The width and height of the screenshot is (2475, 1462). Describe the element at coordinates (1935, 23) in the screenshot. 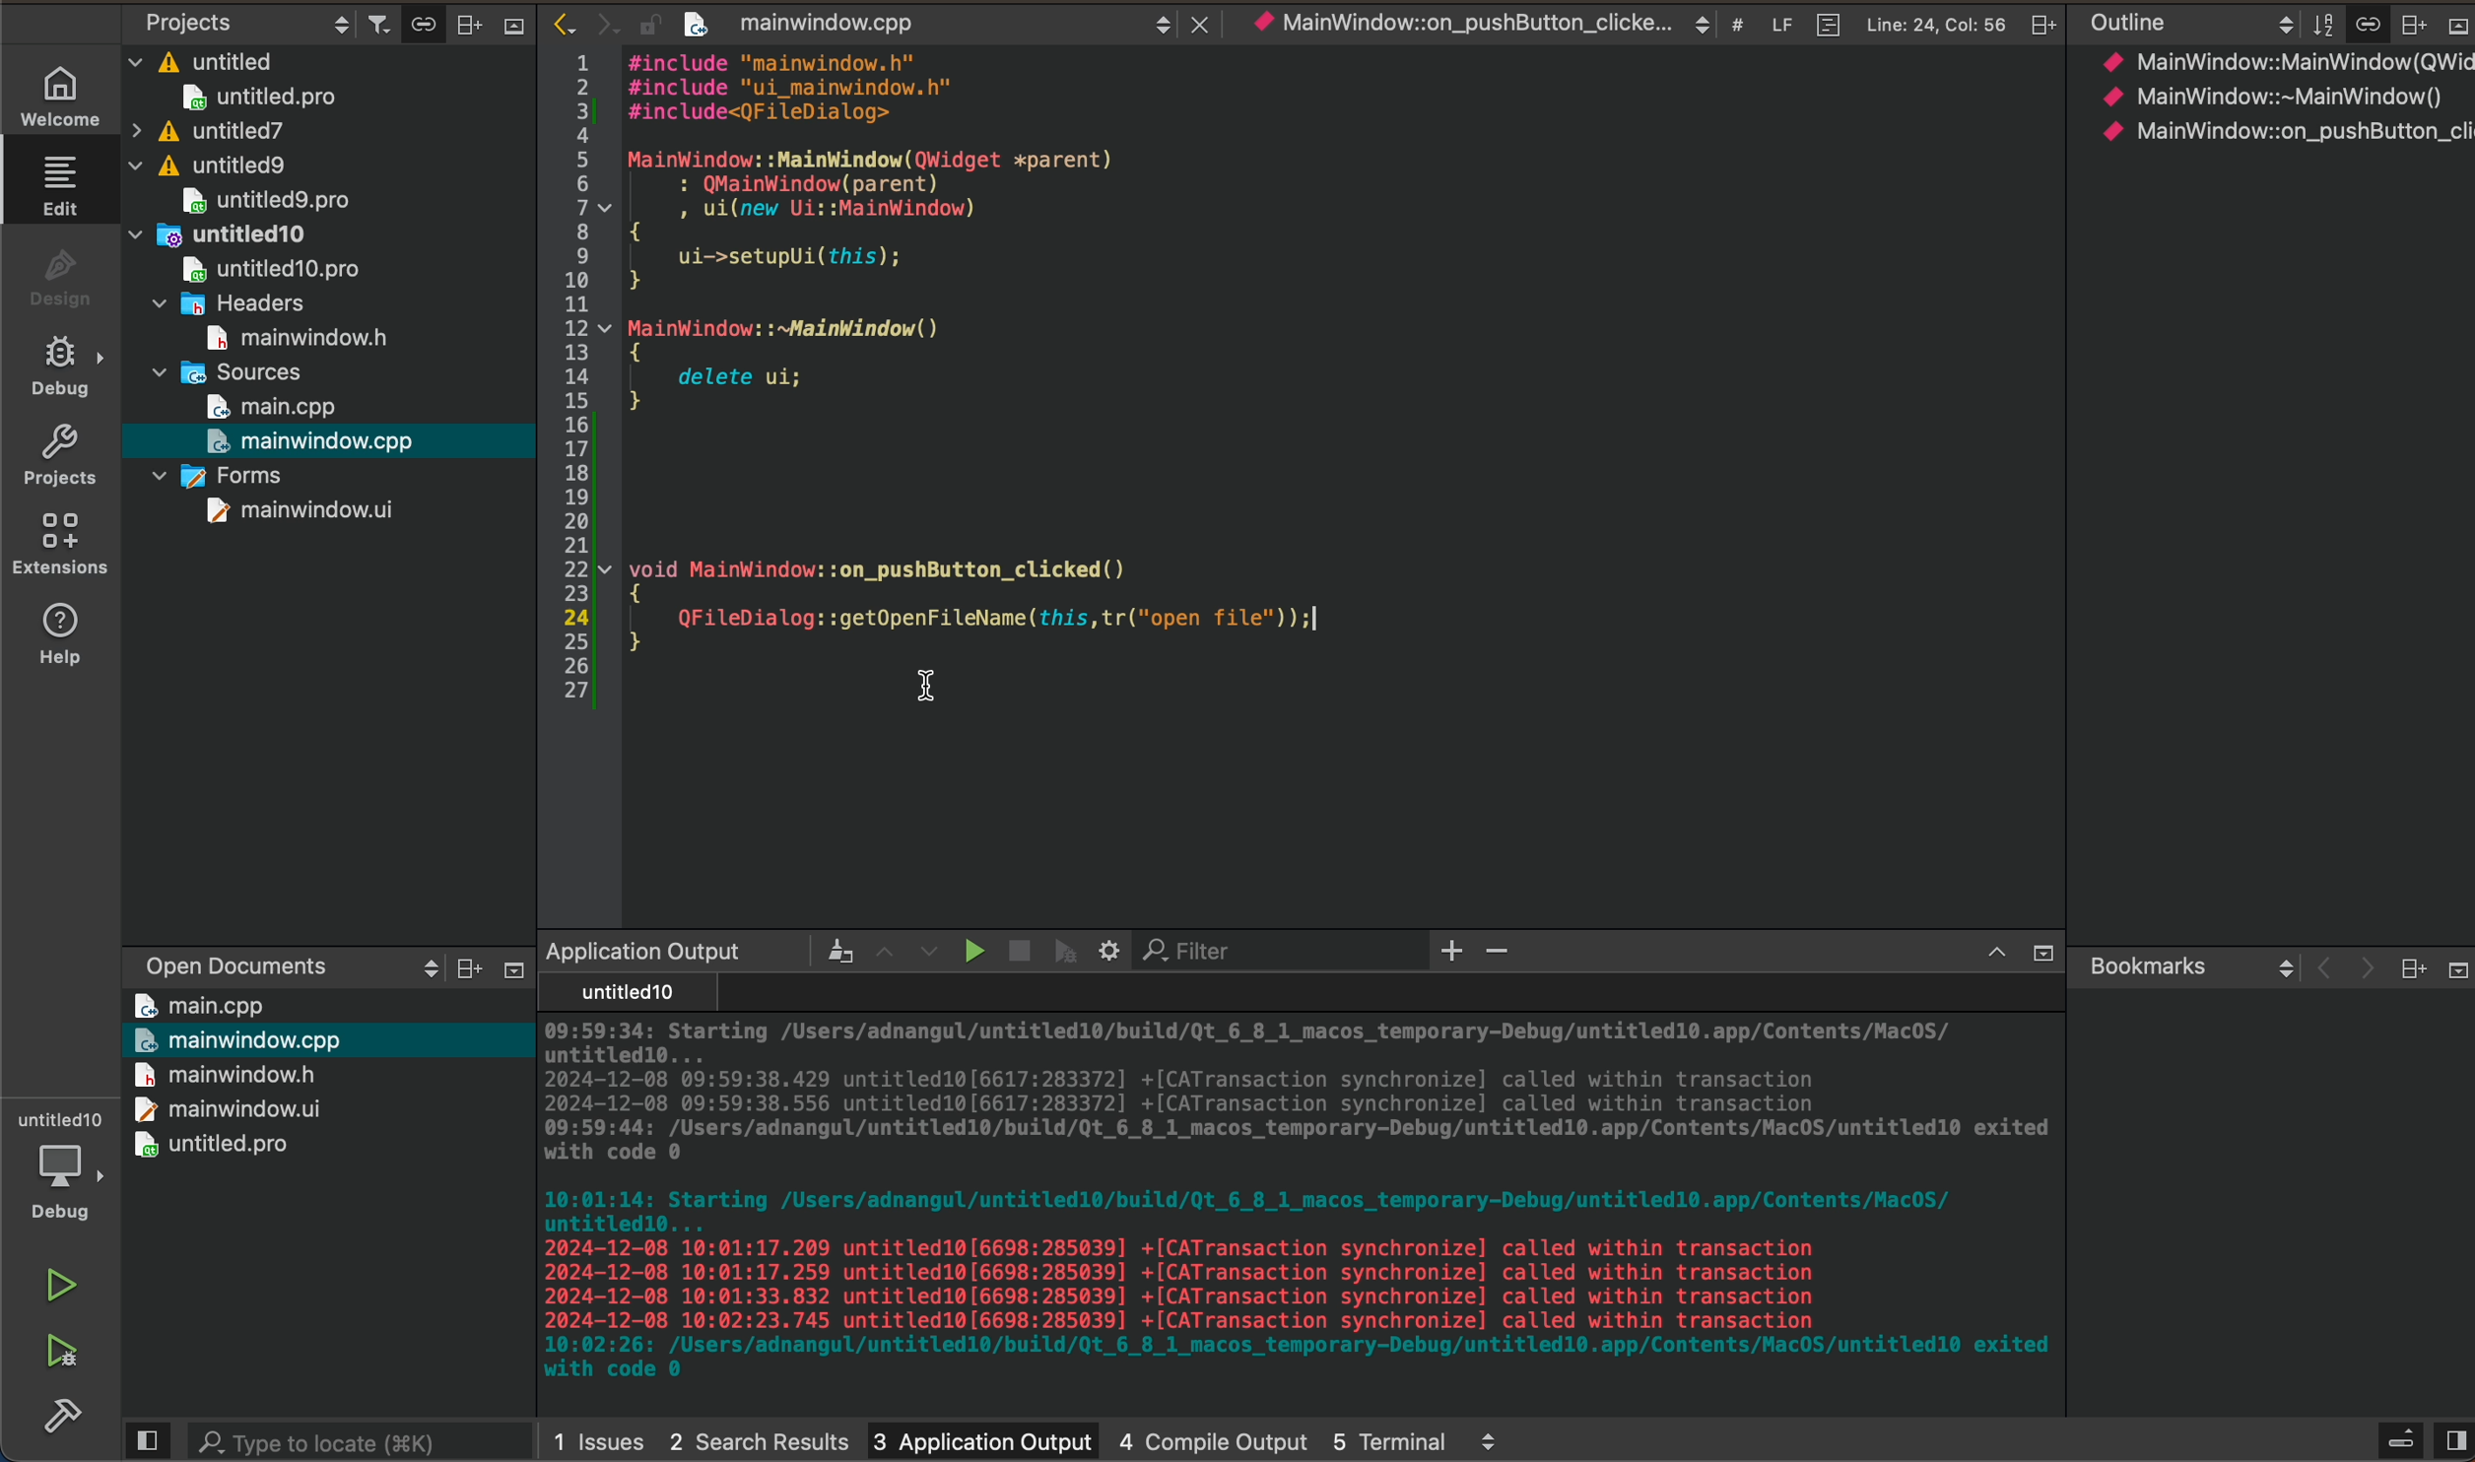

I see `Line: 24, Col: 5` at that location.